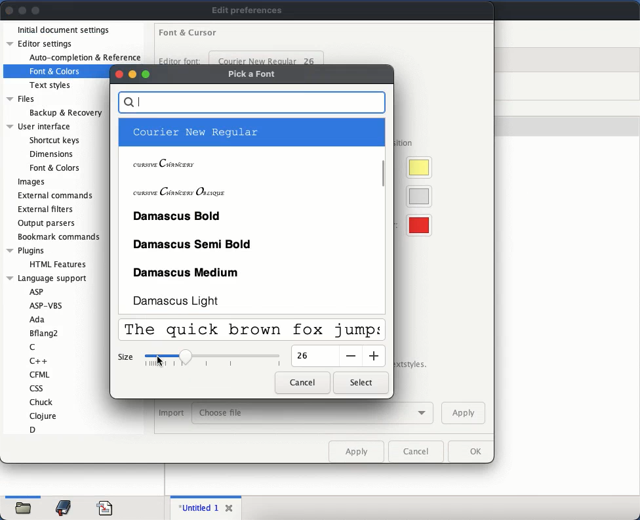  Describe the element at coordinates (44, 333) in the screenshot. I see `Bflang2` at that location.